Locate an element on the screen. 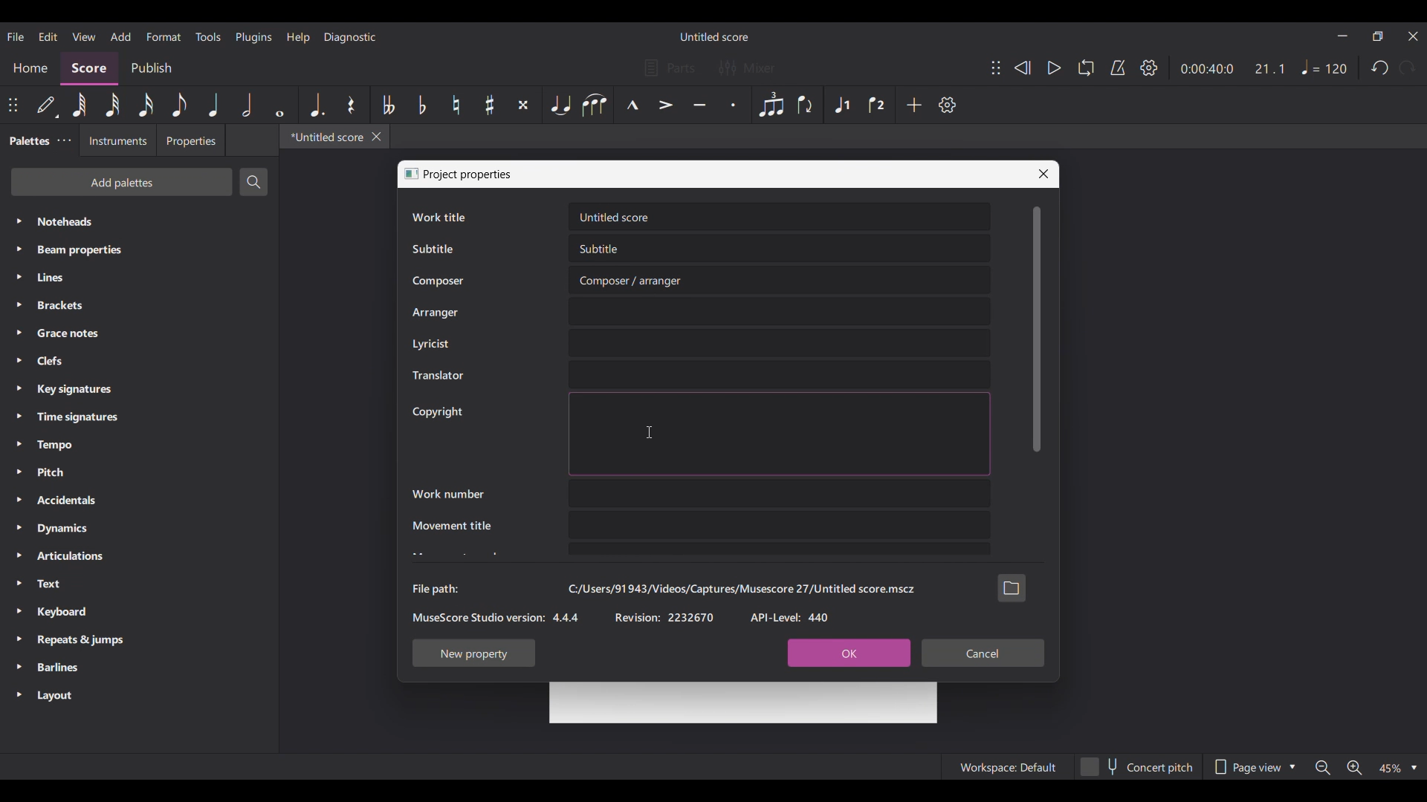 This screenshot has height=802, width=1427. Add is located at coordinates (913, 105).